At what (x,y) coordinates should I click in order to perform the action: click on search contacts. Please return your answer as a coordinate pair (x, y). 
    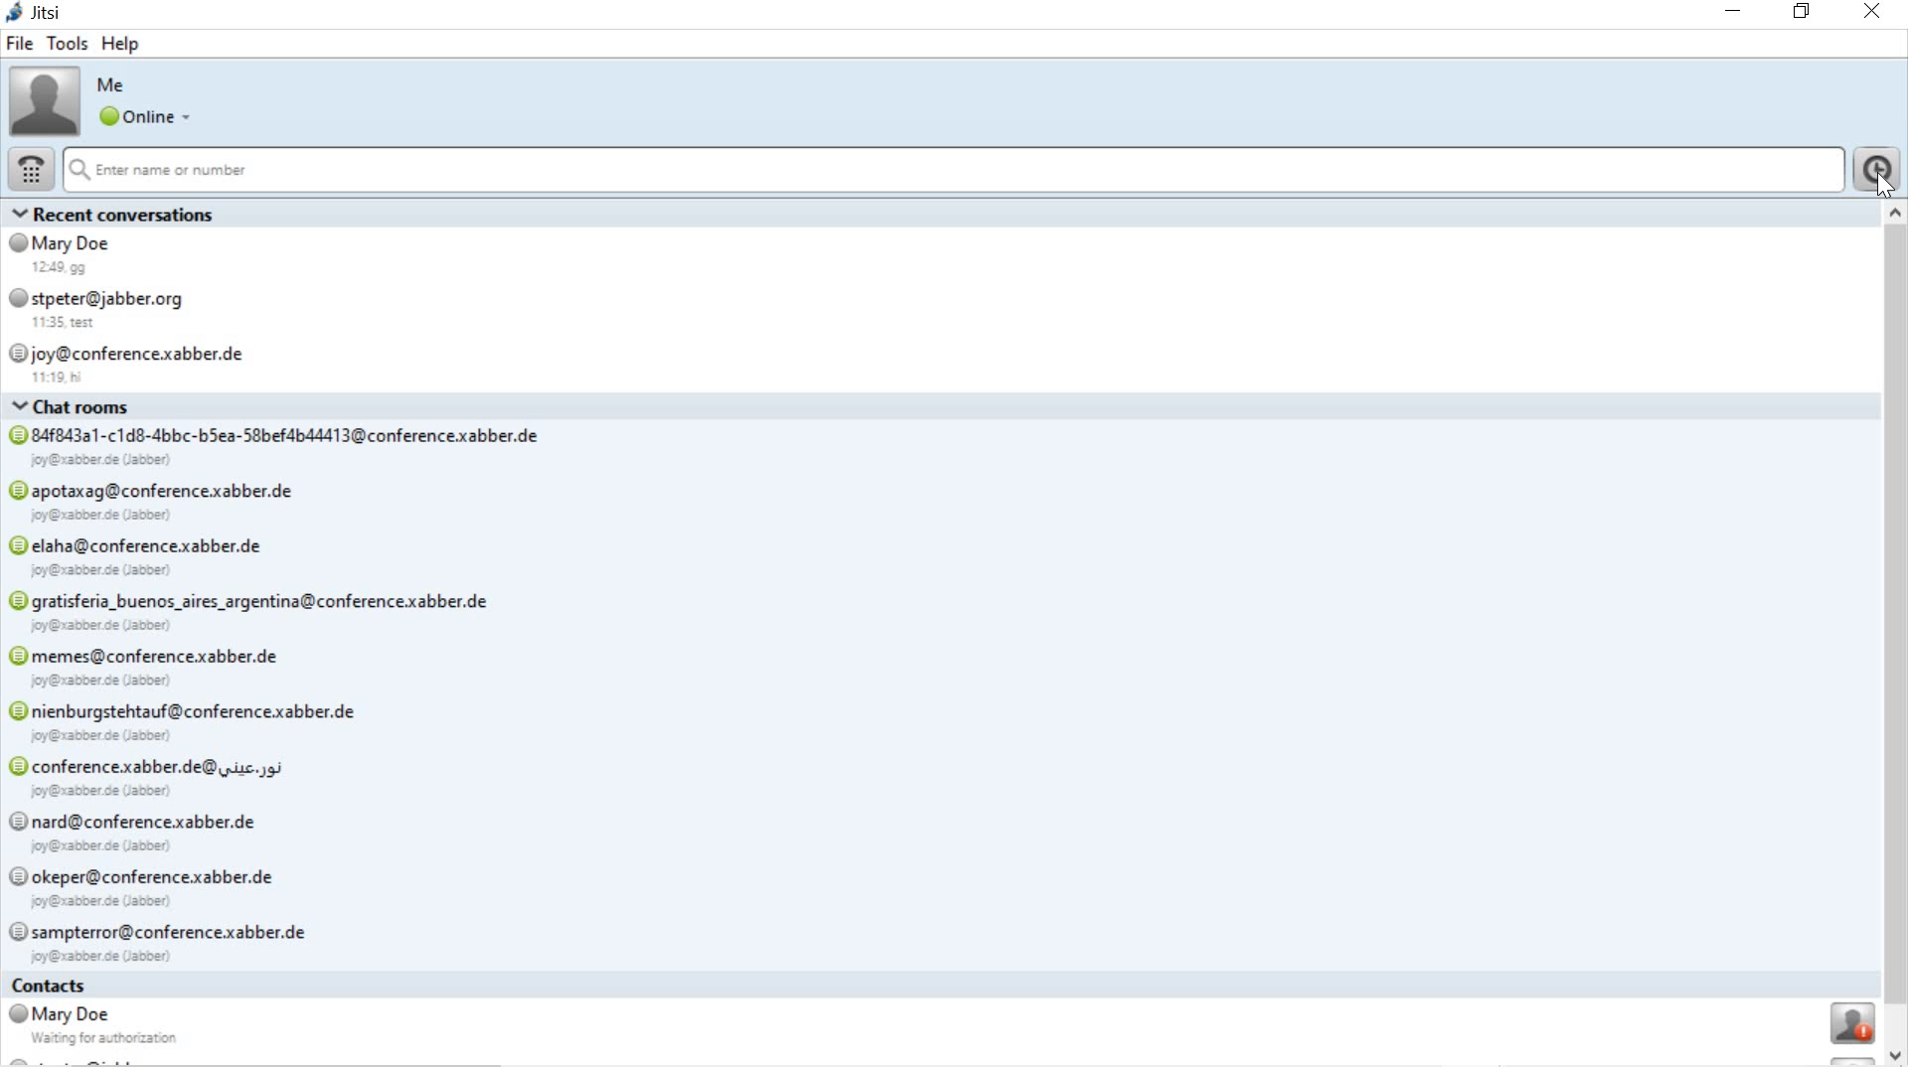
    Looking at the image, I should click on (953, 172).